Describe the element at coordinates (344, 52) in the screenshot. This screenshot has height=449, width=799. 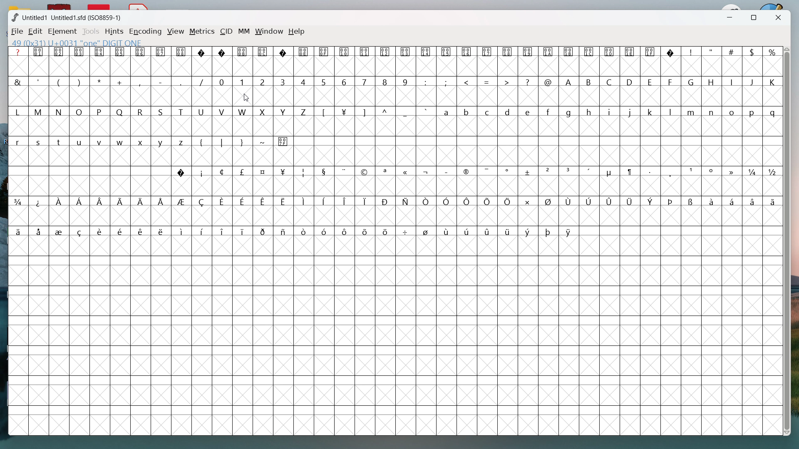
I see `symbol` at that location.